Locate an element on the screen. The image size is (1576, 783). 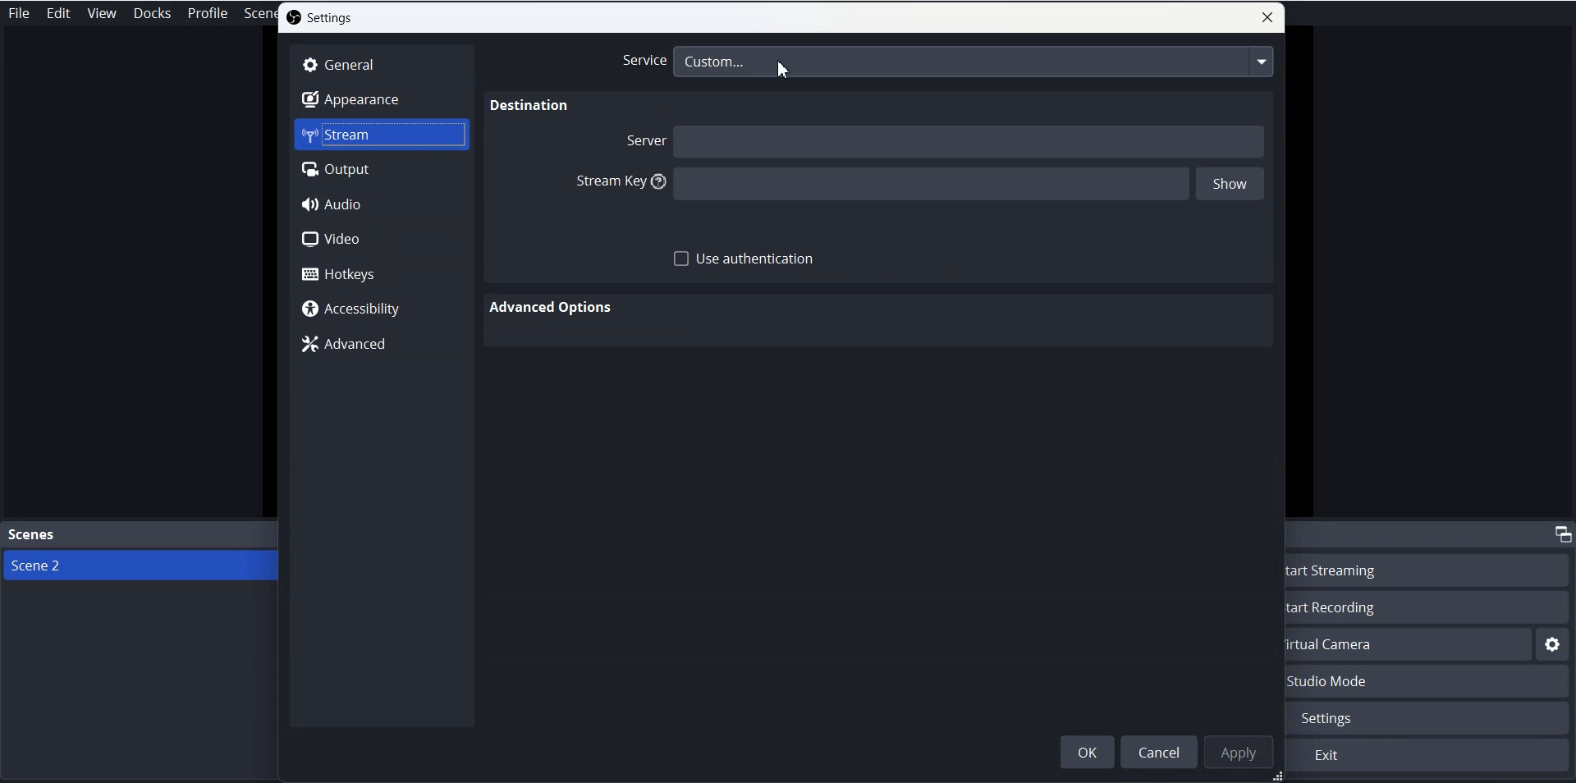
Use authentication is located at coordinates (744, 259).